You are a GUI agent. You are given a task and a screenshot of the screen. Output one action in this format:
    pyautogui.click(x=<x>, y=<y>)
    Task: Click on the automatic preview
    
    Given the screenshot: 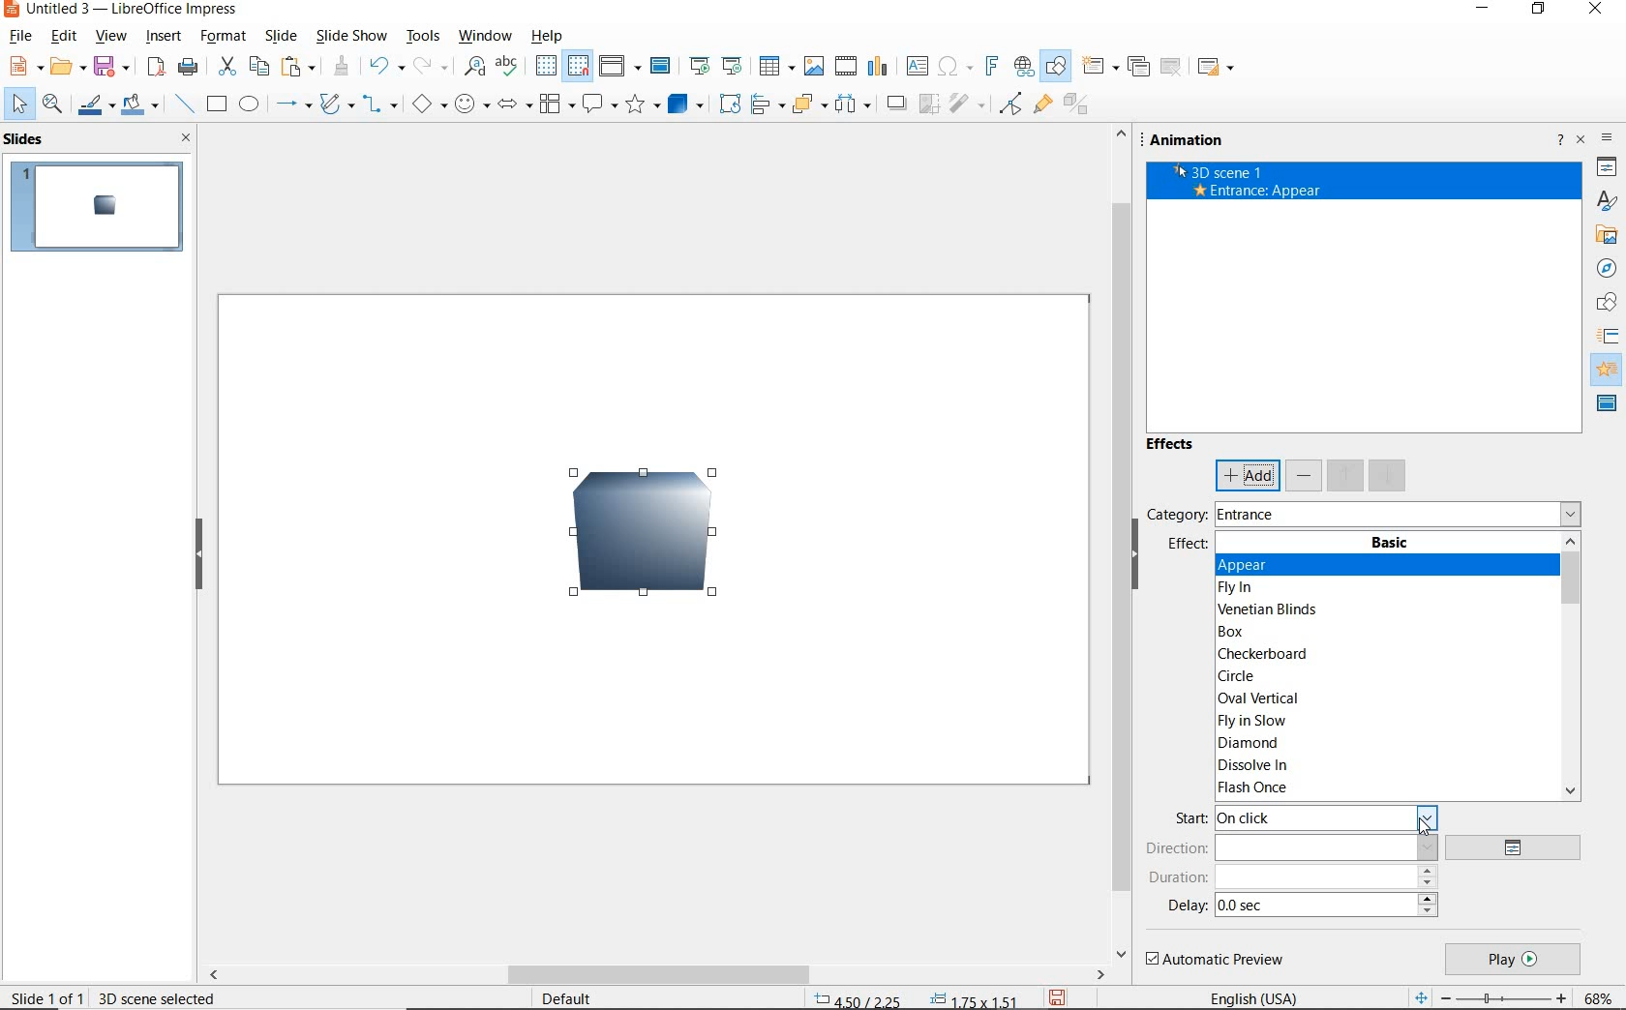 What is the action you would take?
    pyautogui.click(x=1217, y=960)
    